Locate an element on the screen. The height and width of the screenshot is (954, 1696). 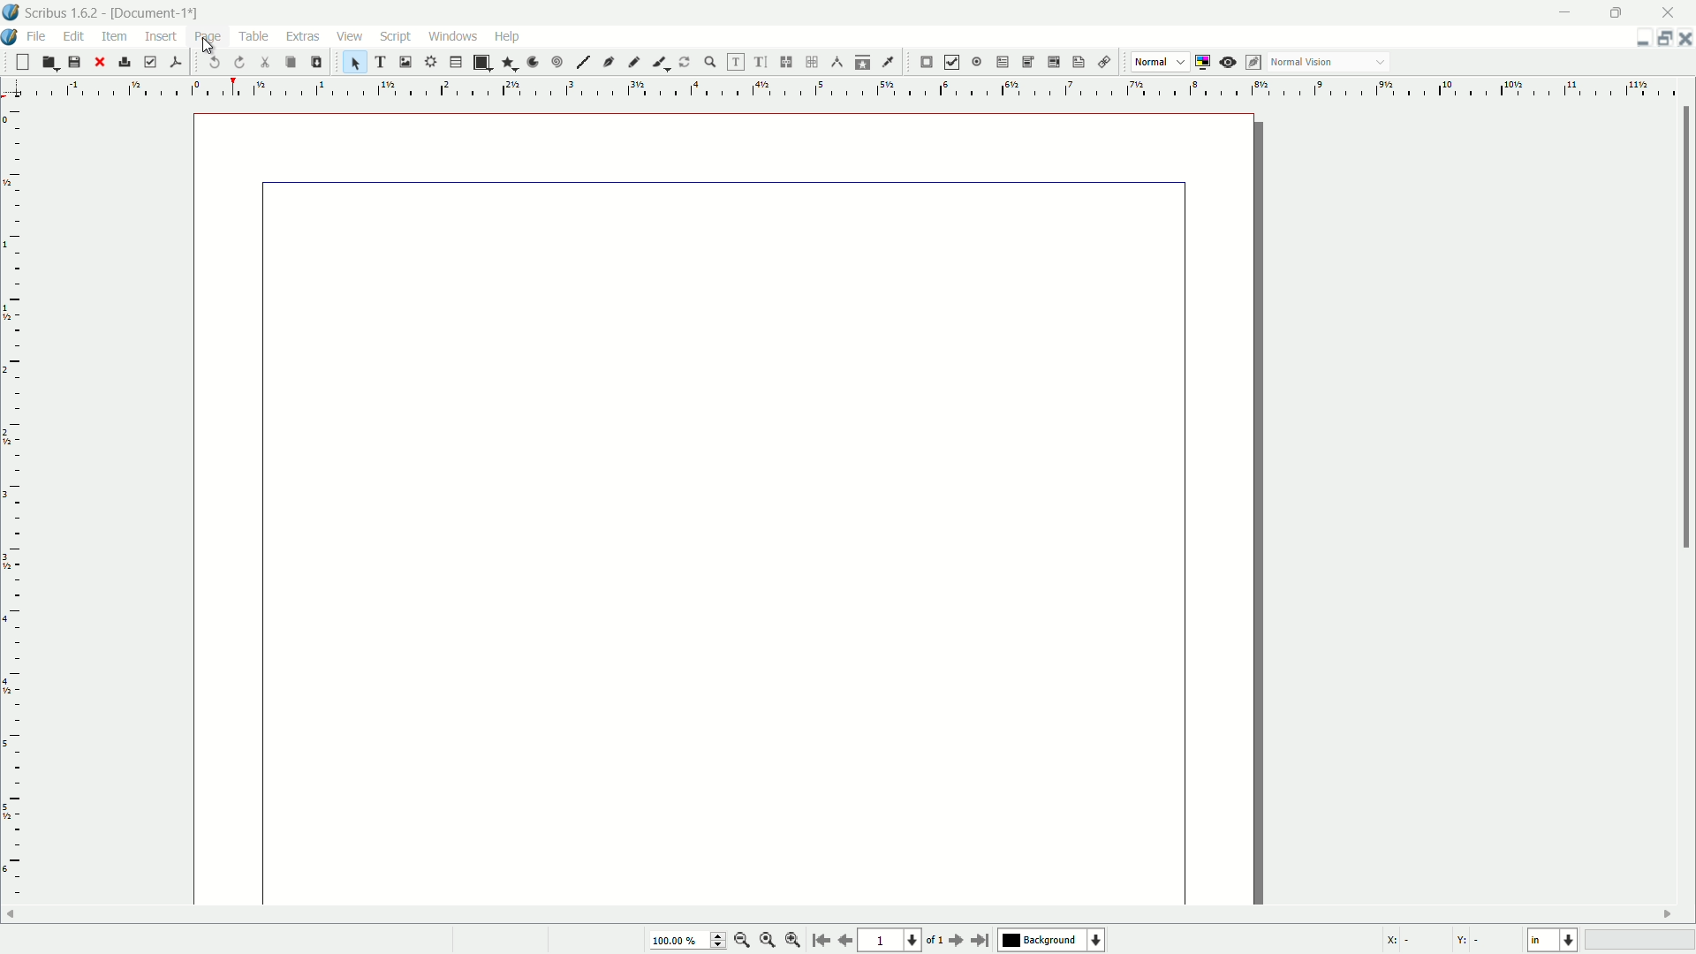
redo is located at coordinates (241, 62).